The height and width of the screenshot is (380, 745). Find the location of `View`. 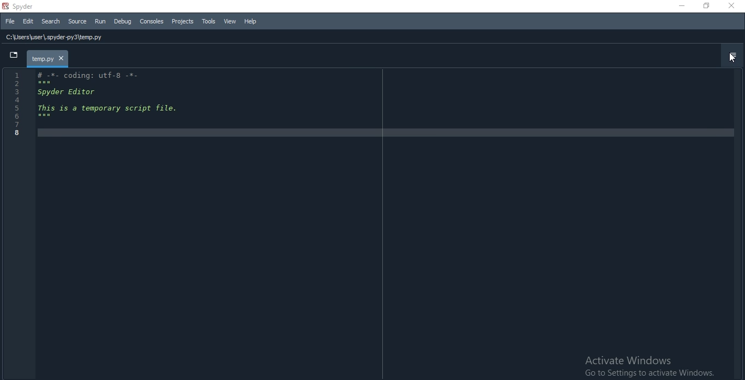

View is located at coordinates (230, 22).